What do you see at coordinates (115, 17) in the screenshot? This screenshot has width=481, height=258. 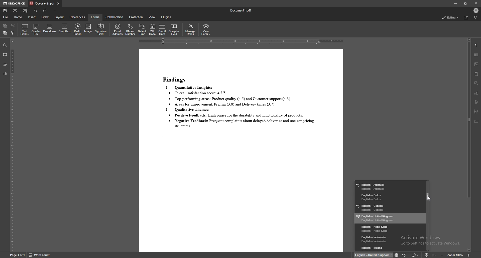 I see `collaboration` at bounding box center [115, 17].